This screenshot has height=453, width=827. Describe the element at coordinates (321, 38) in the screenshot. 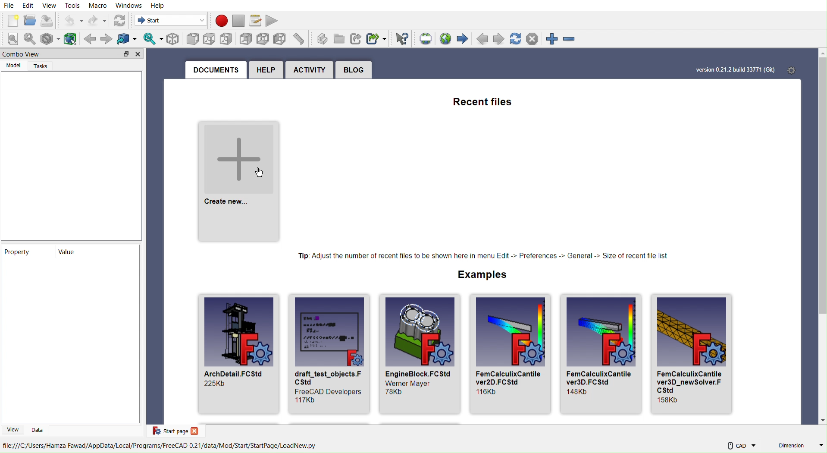

I see `Create a new part` at that location.